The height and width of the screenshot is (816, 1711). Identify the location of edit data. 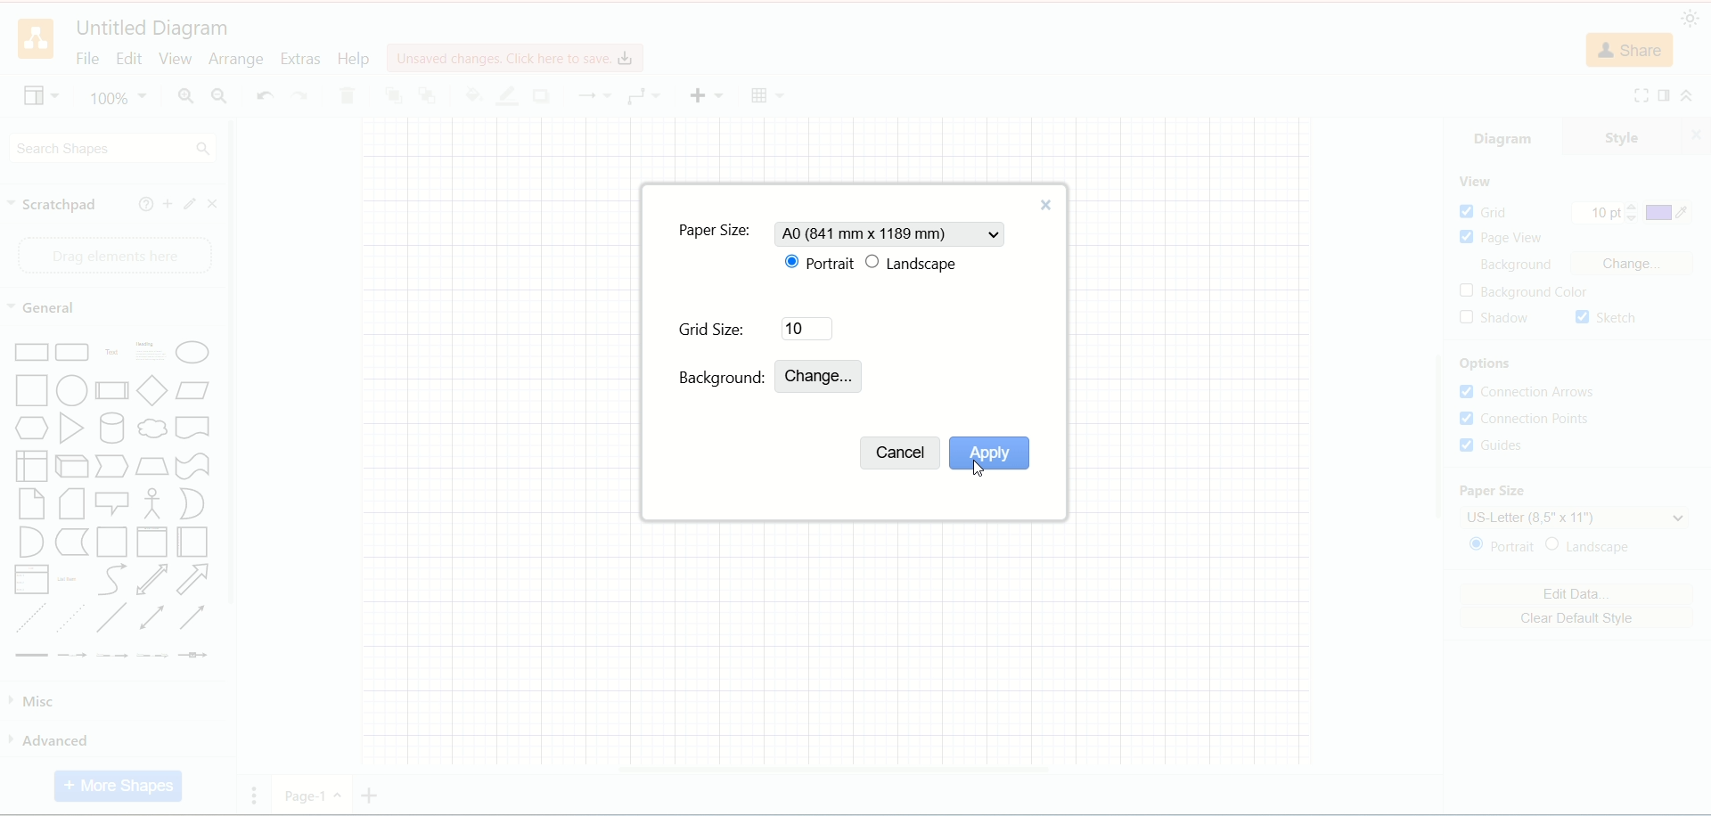
(1576, 596).